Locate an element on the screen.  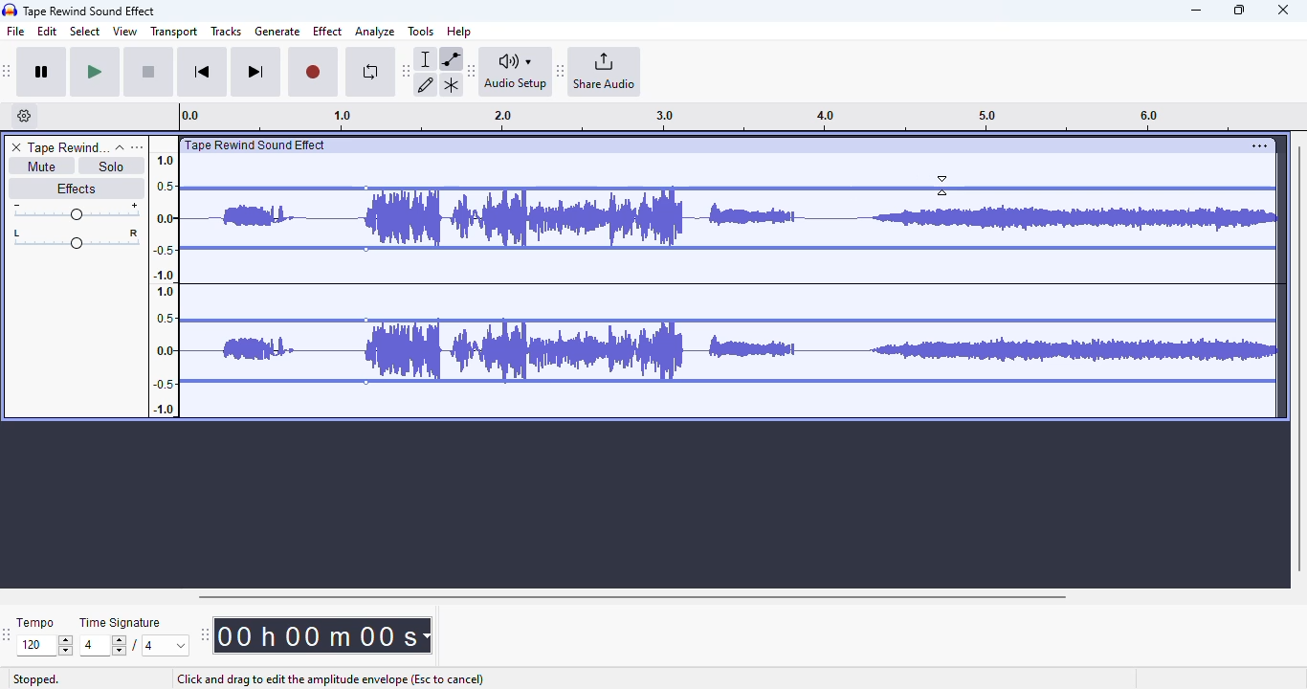
tracks is located at coordinates (226, 33).